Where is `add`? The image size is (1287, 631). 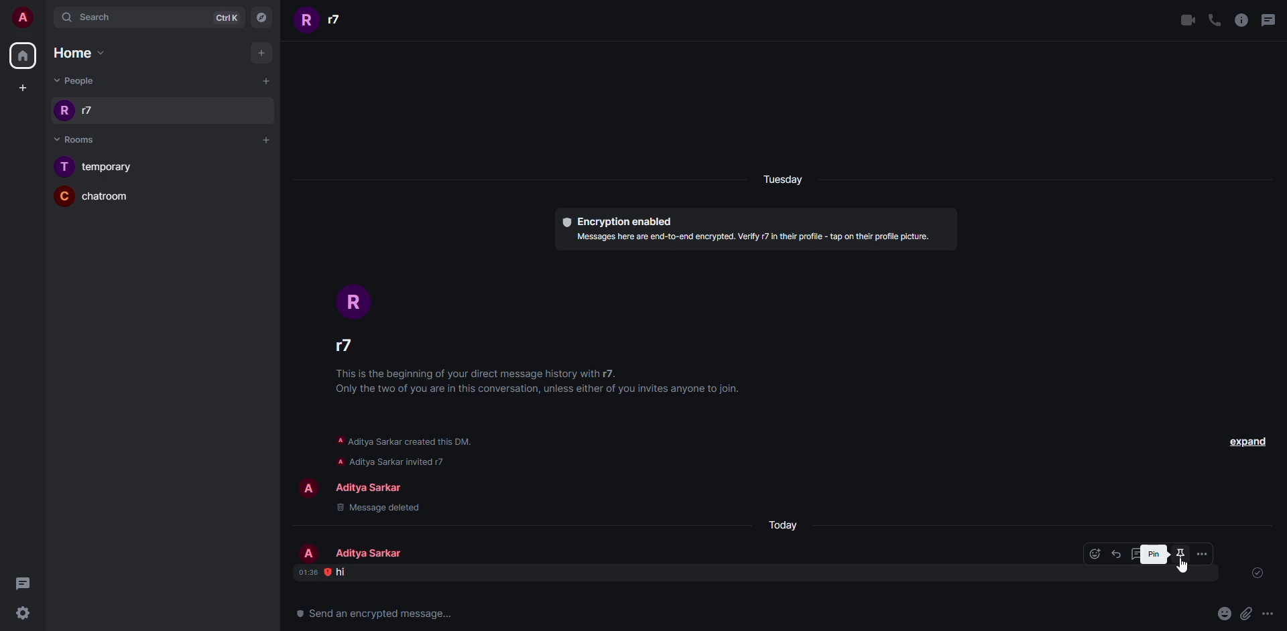 add is located at coordinates (267, 80).